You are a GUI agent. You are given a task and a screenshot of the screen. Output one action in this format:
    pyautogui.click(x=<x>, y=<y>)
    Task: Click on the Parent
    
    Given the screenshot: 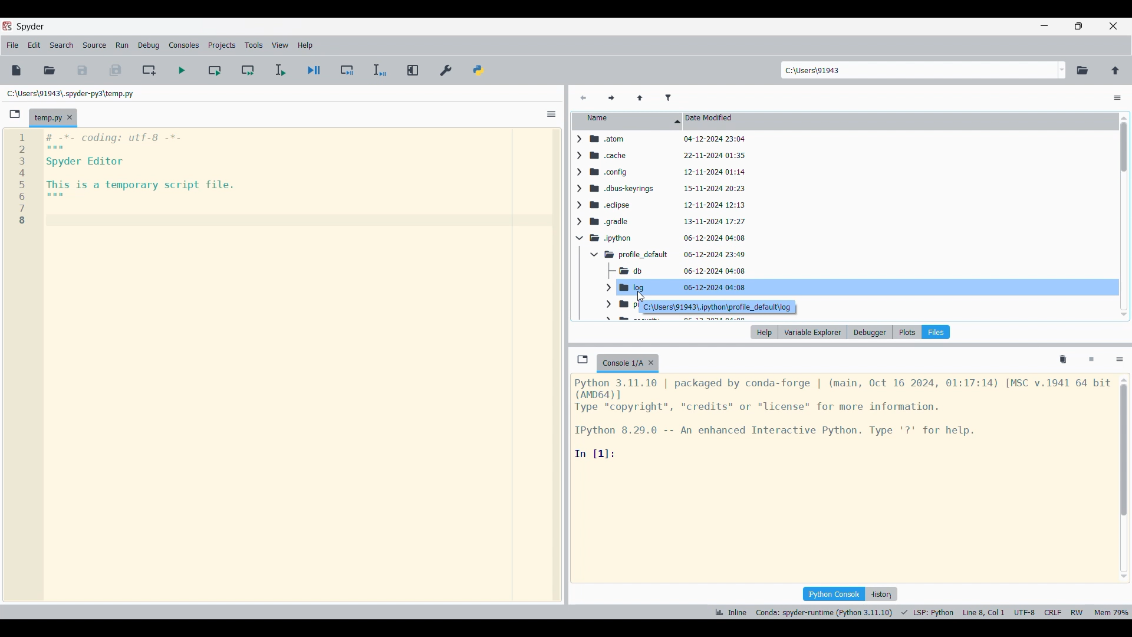 What is the action you would take?
    pyautogui.click(x=640, y=98)
    